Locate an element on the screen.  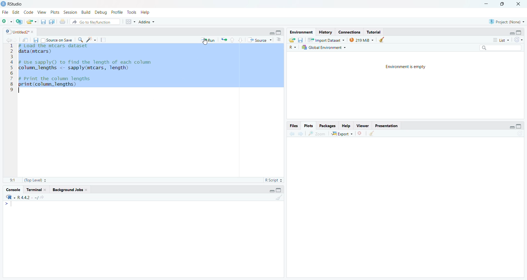
R is located at coordinates (293, 47).